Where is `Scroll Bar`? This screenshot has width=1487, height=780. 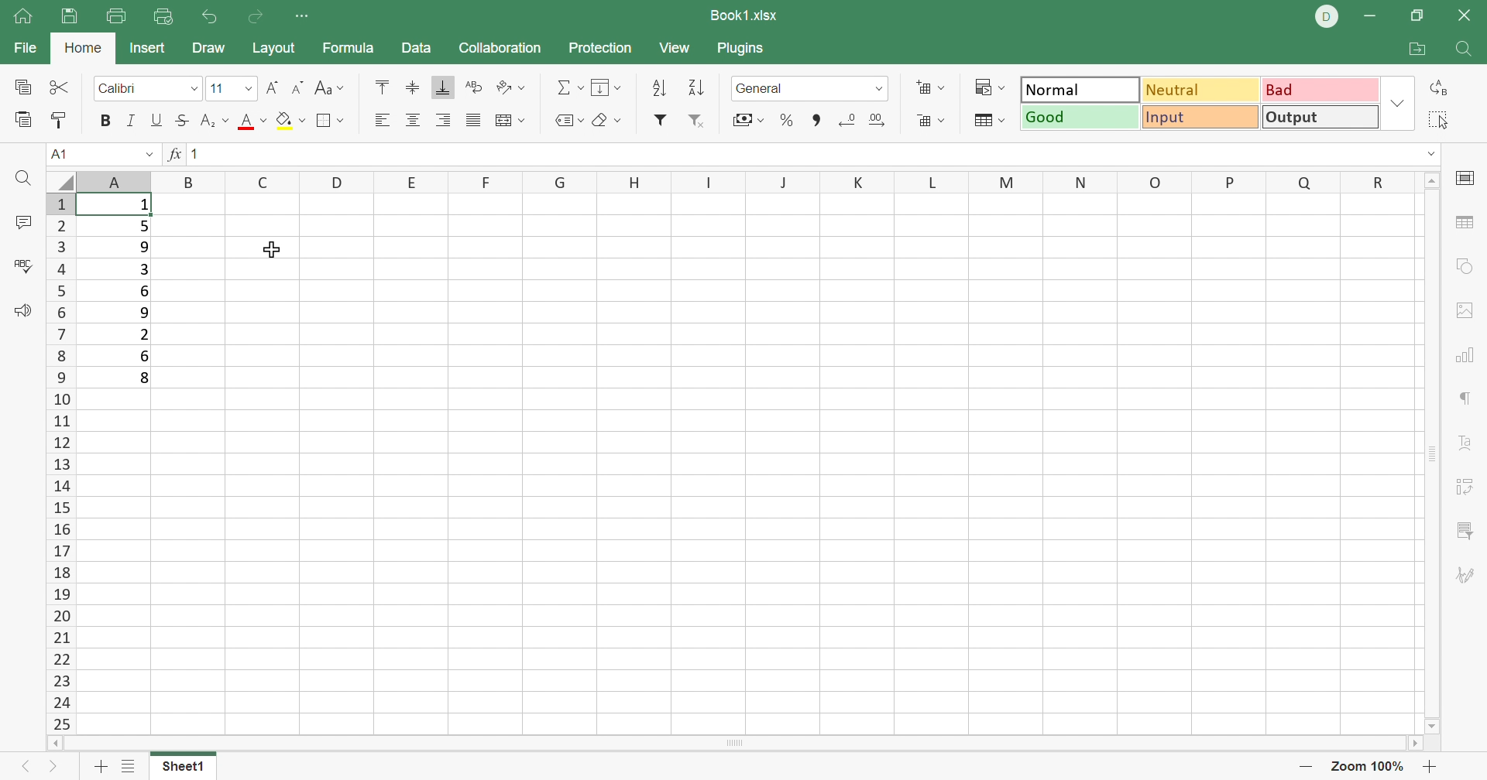 Scroll Bar is located at coordinates (816, 120).